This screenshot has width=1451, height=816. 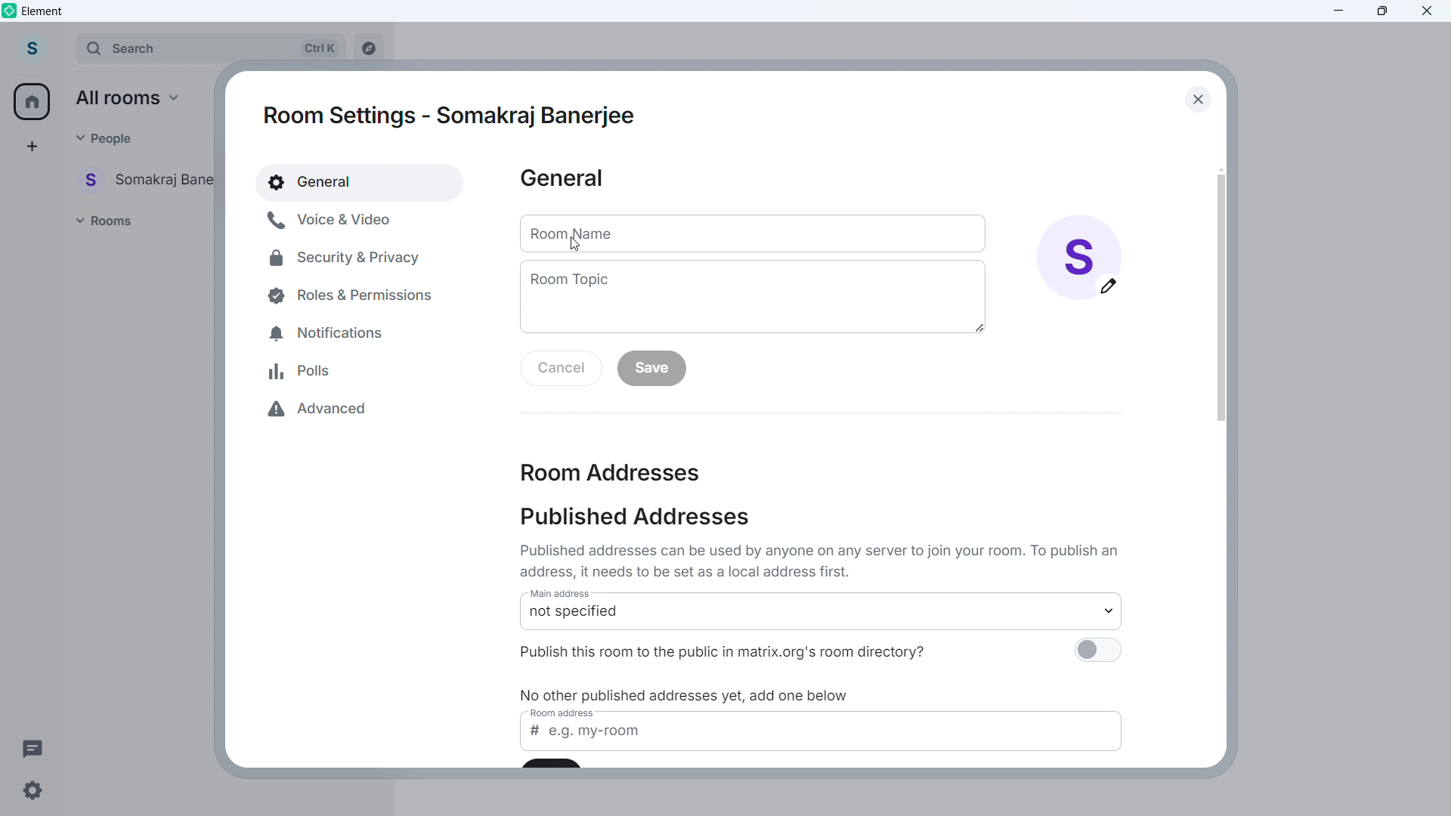 I want to click on explore room, so click(x=373, y=45).